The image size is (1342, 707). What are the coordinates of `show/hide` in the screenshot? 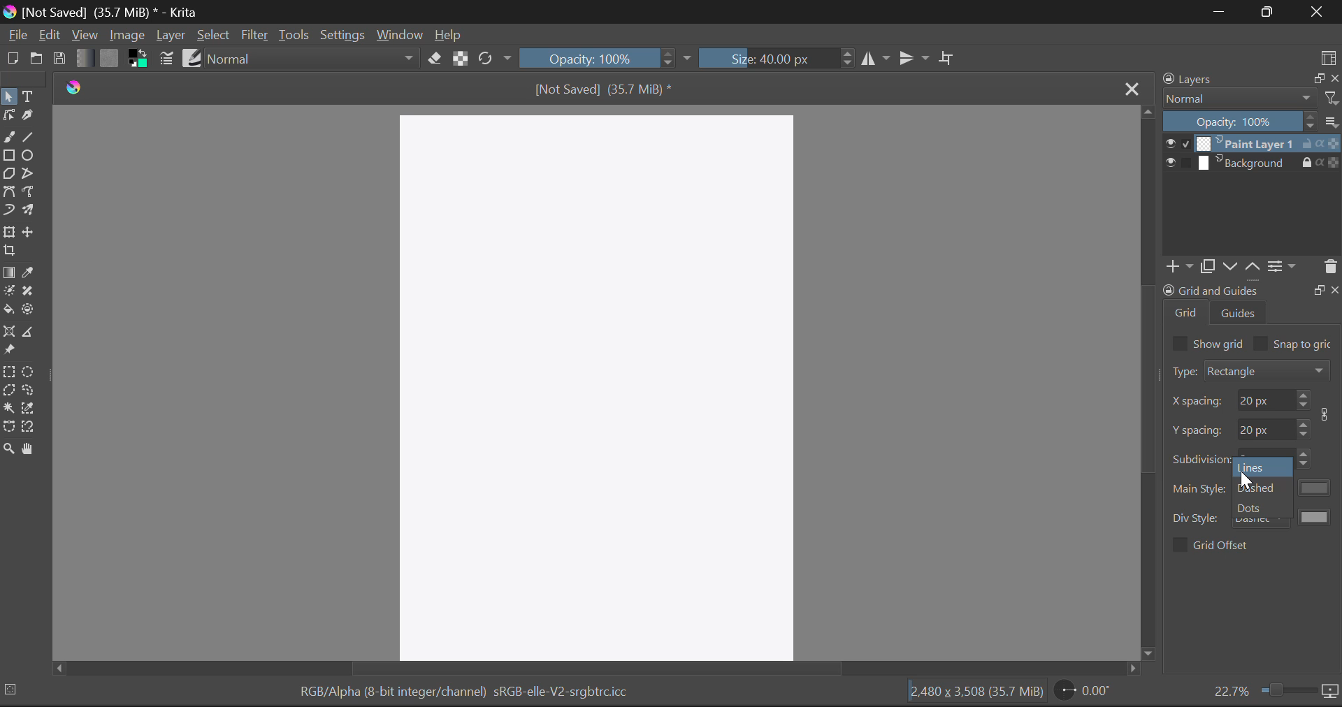 It's located at (1177, 163).